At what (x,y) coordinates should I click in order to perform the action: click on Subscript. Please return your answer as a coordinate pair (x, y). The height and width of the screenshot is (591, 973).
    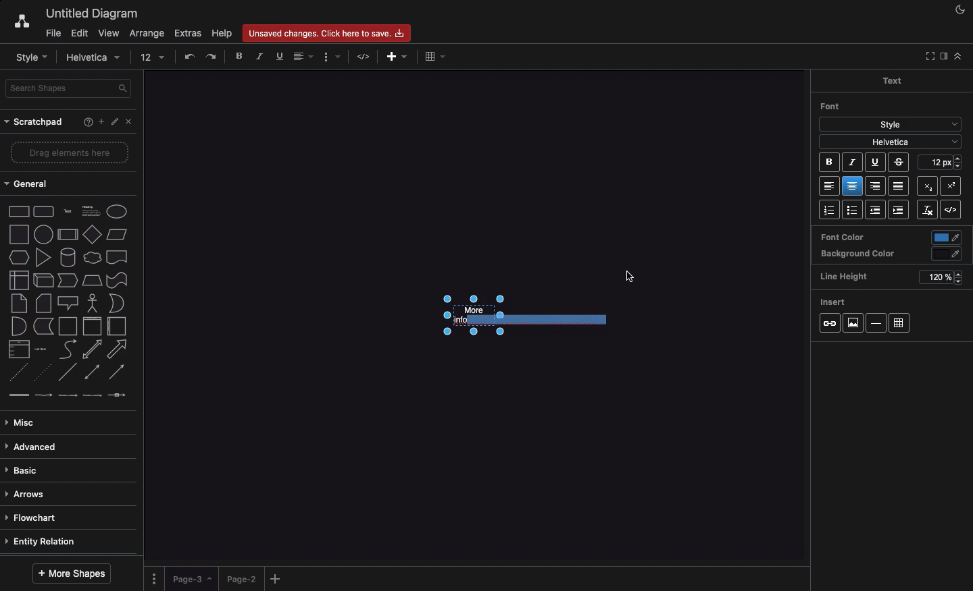
    Looking at the image, I should click on (953, 185).